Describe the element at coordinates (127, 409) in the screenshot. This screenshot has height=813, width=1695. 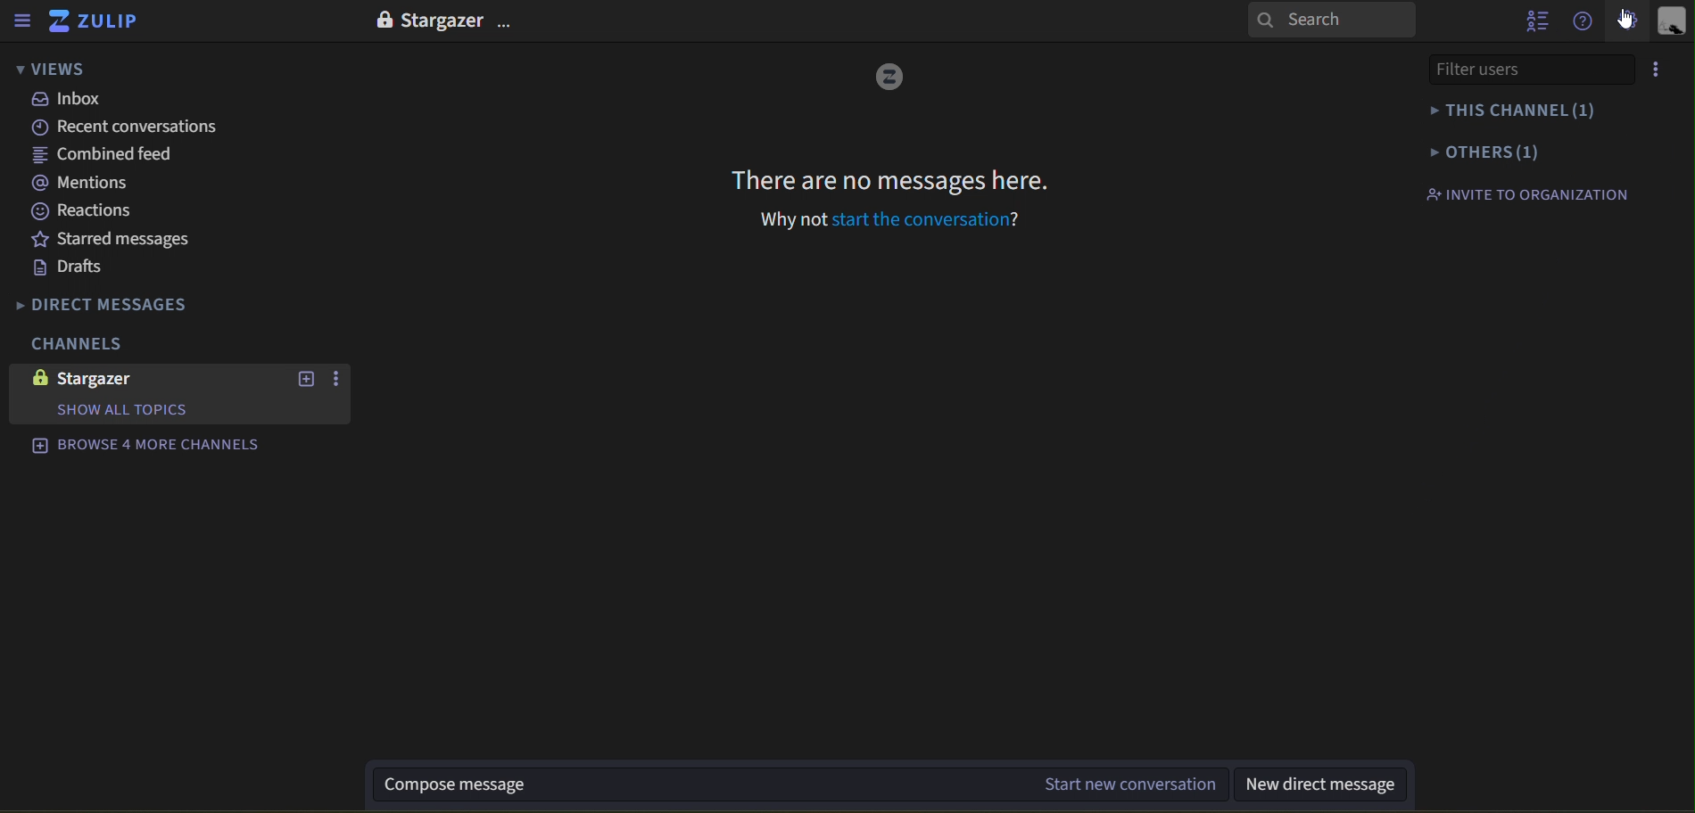
I see `Show all topics` at that location.